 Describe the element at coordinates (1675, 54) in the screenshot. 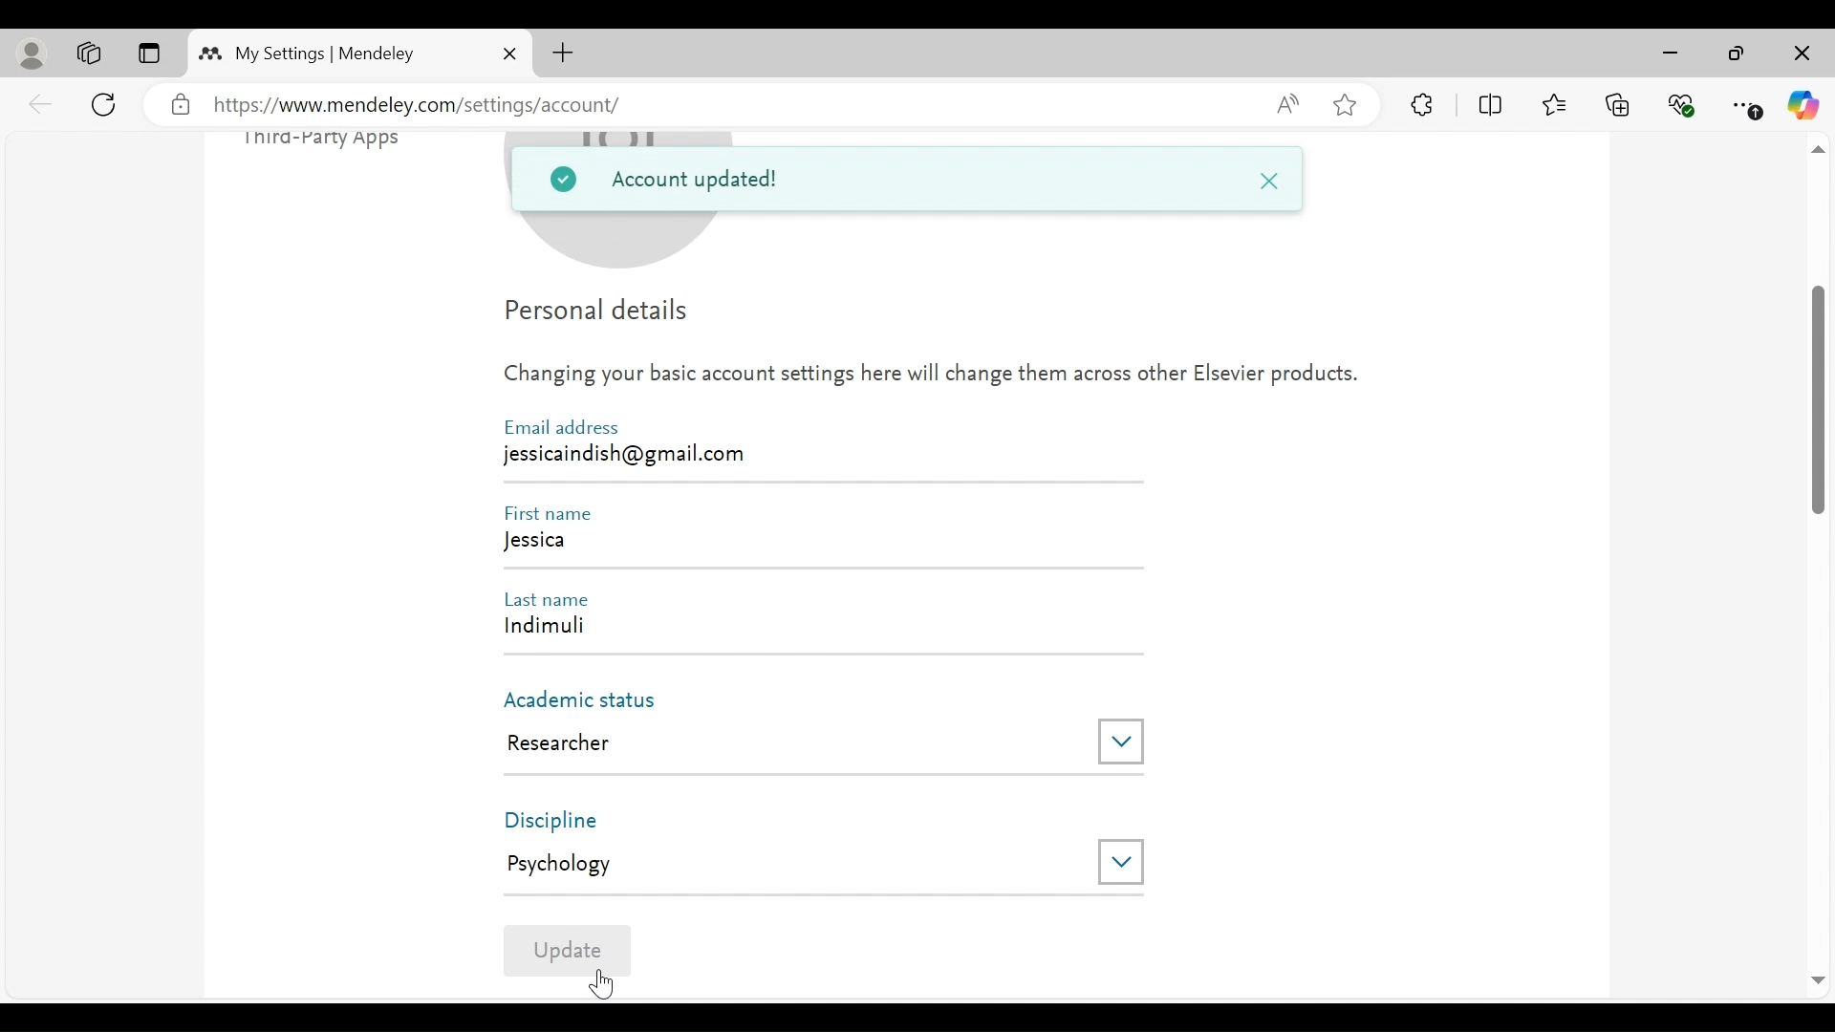

I see `minimize` at that location.